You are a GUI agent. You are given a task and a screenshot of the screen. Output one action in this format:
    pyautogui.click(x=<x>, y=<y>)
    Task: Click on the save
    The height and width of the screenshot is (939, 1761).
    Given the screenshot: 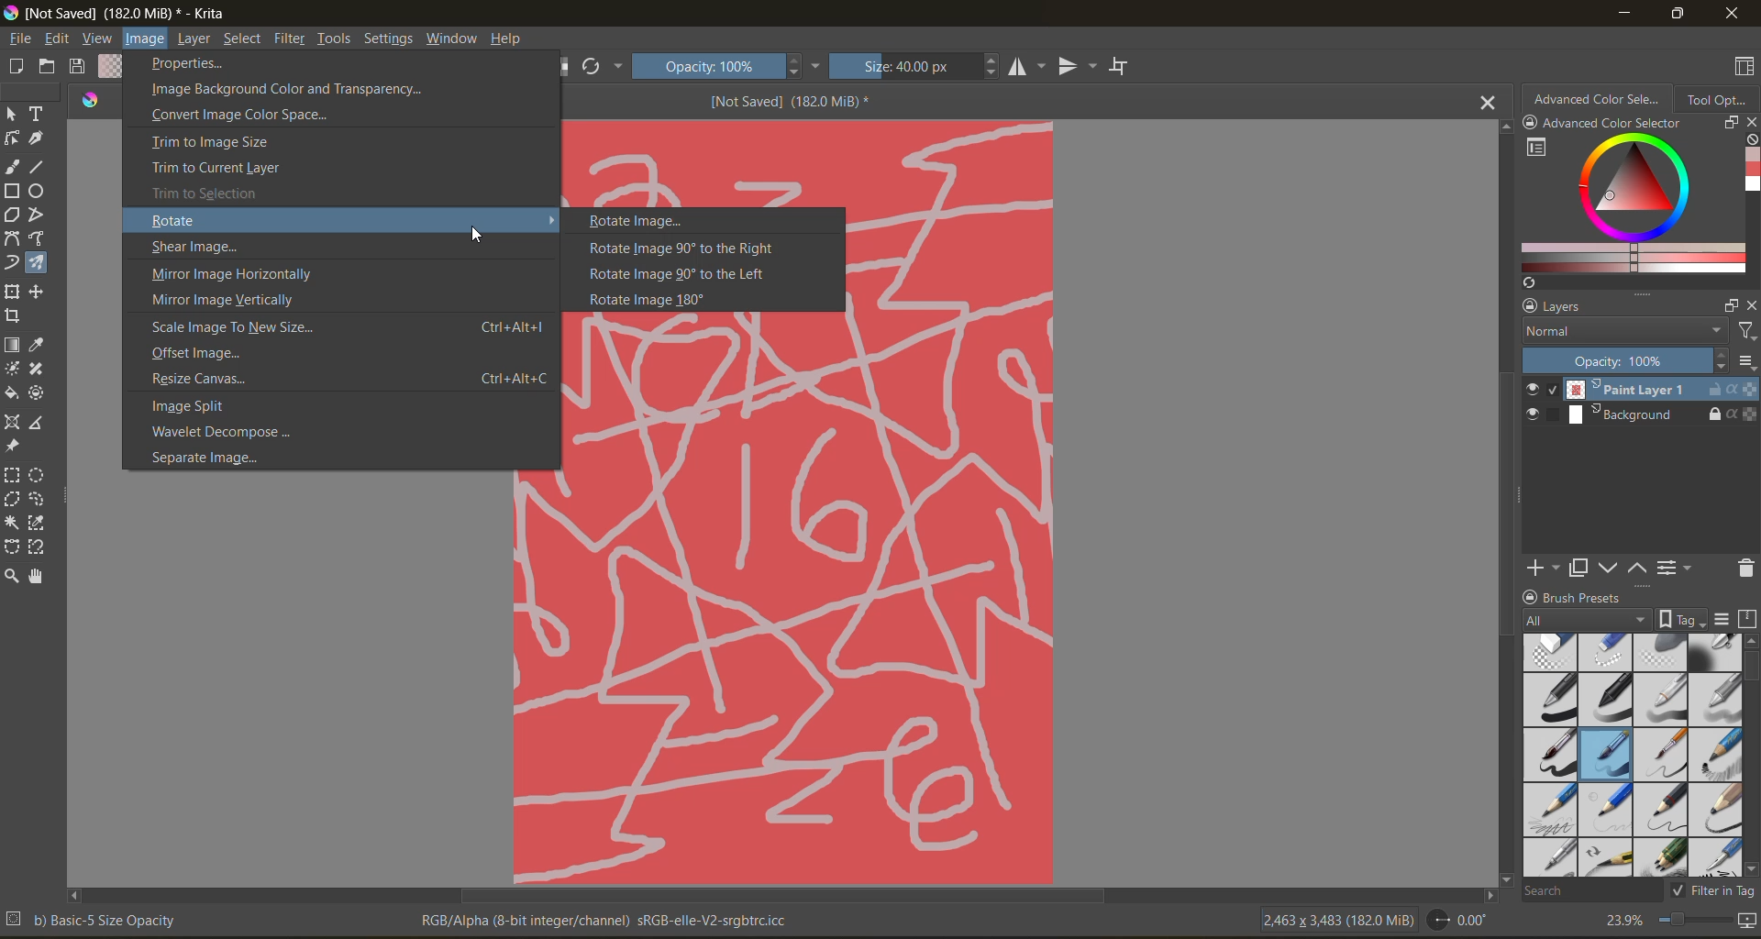 What is the action you would take?
    pyautogui.click(x=80, y=68)
    